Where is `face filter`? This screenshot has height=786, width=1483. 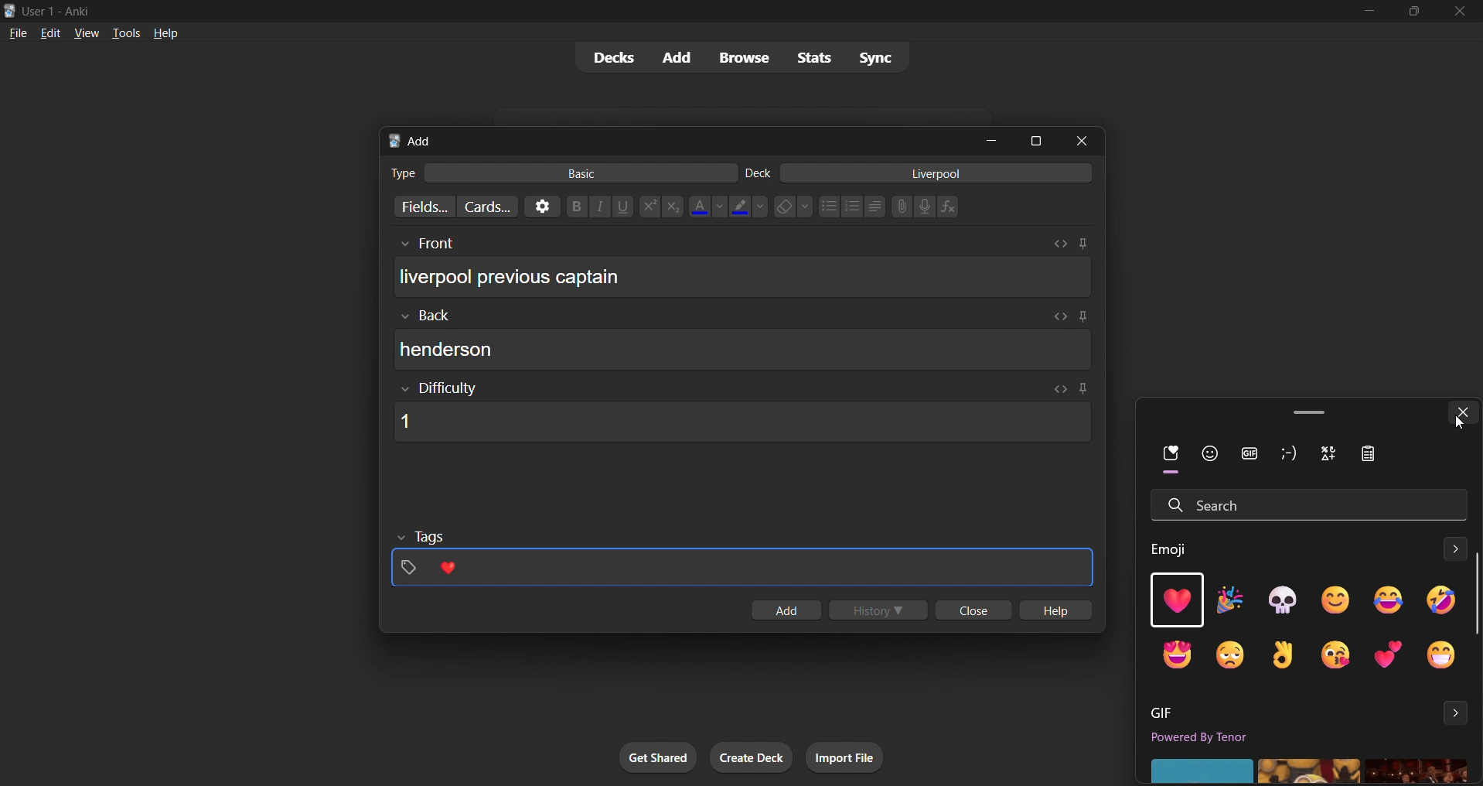 face filter is located at coordinates (1207, 456).